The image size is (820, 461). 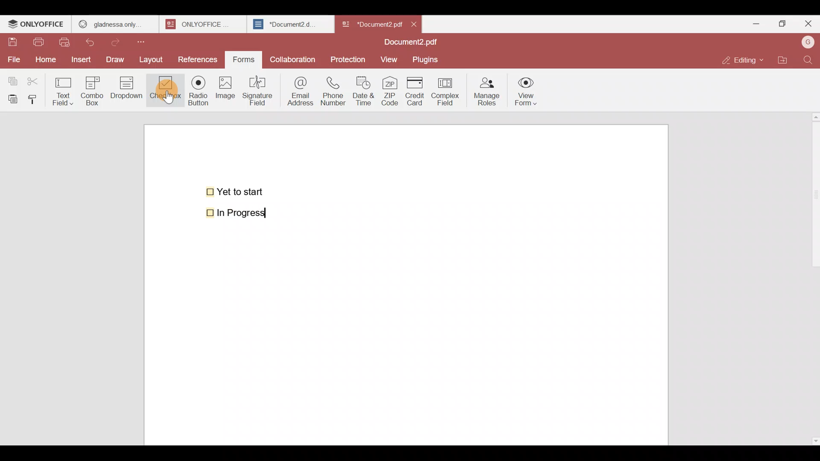 I want to click on Cut, so click(x=37, y=79).